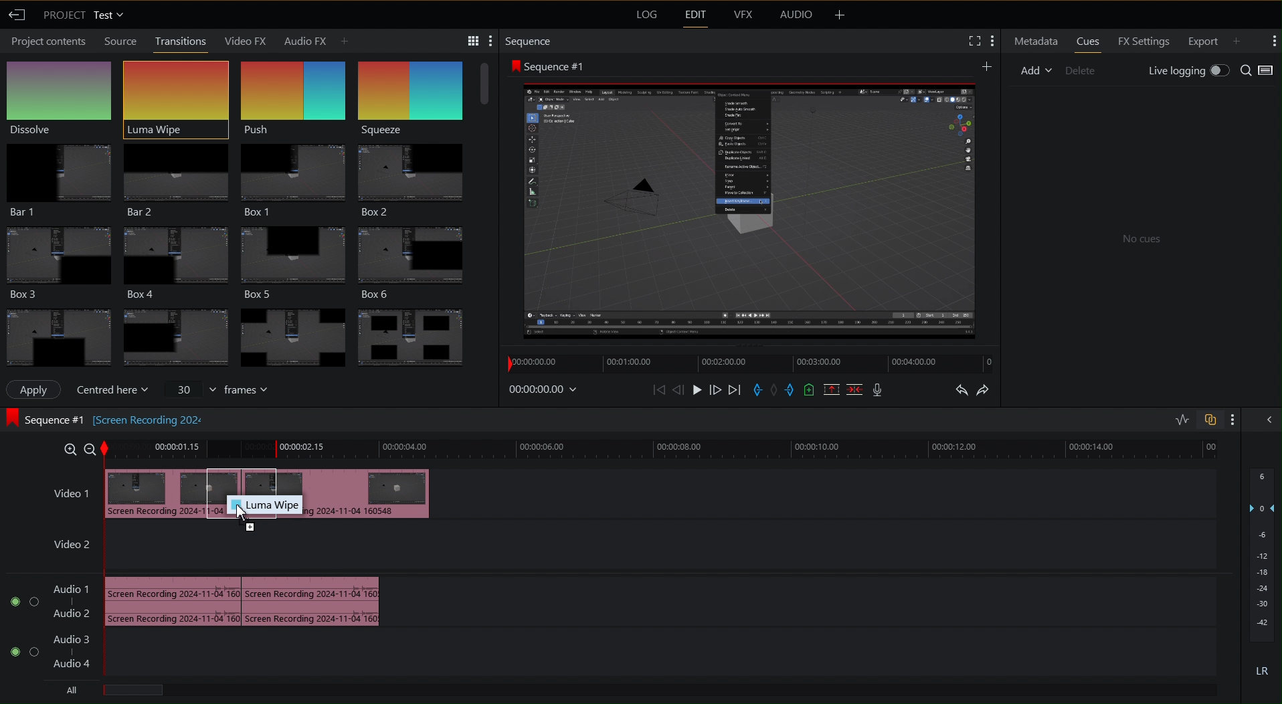 This screenshot has height=704, width=1282. What do you see at coordinates (840, 15) in the screenshot?
I see `More` at bounding box center [840, 15].